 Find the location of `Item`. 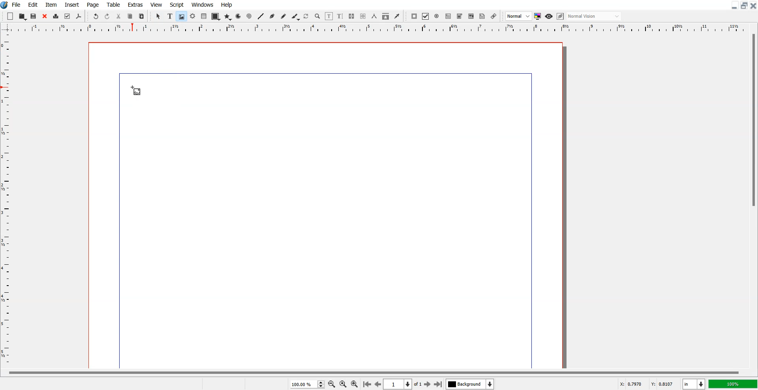

Item is located at coordinates (51, 4).